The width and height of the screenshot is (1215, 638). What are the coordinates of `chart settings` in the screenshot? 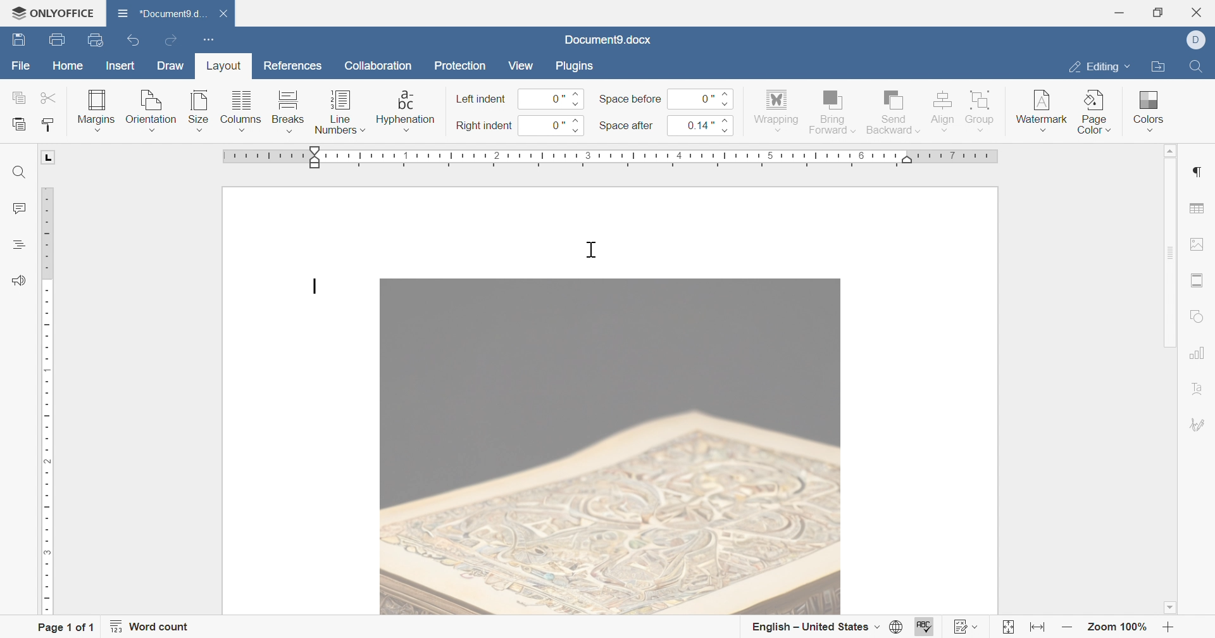 It's located at (1197, 353).